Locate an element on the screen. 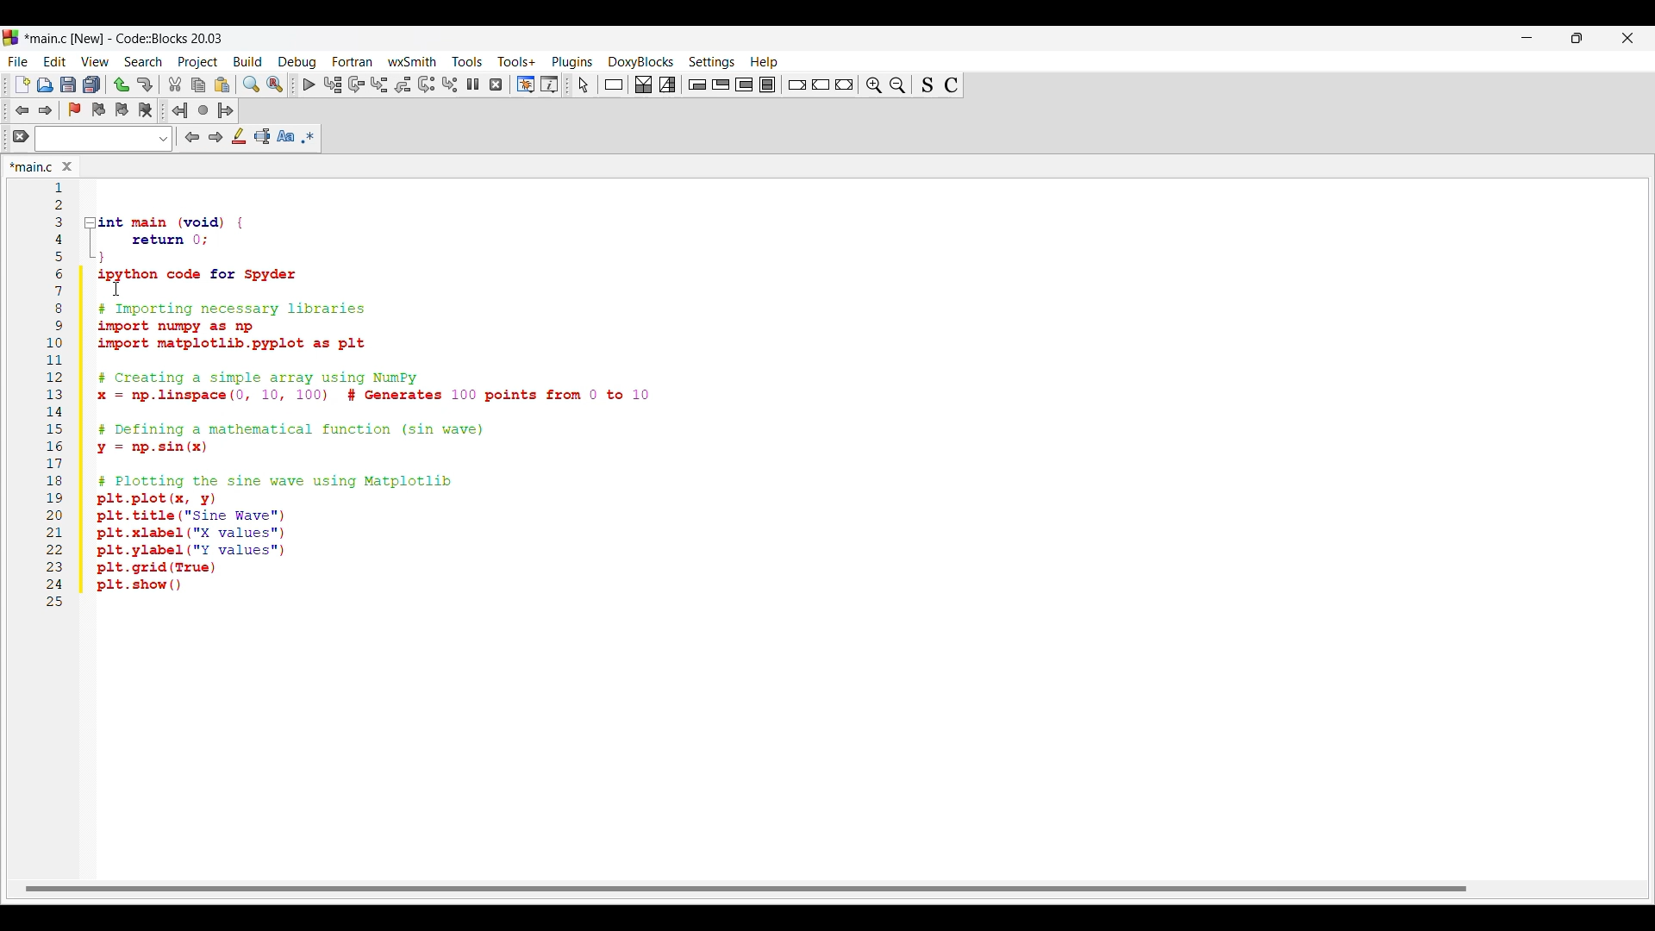 This screenshot has height=931, width=1655. Instruction is located at coordinates (614, 84).